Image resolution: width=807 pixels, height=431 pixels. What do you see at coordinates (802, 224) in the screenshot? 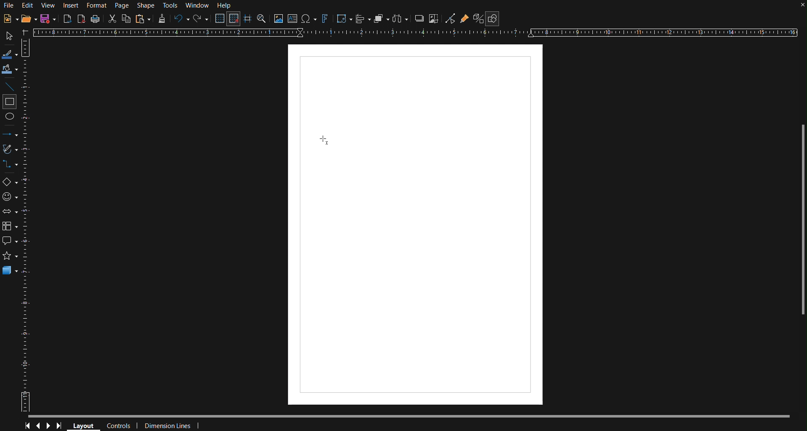
I see `Scrollbar` at bounding box center [802, 224].